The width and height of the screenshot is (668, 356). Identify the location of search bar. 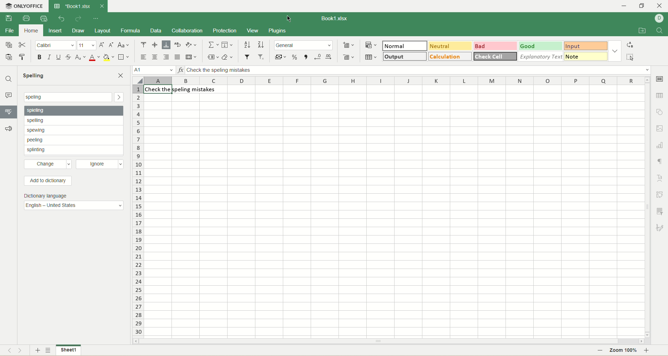
(73, 97).